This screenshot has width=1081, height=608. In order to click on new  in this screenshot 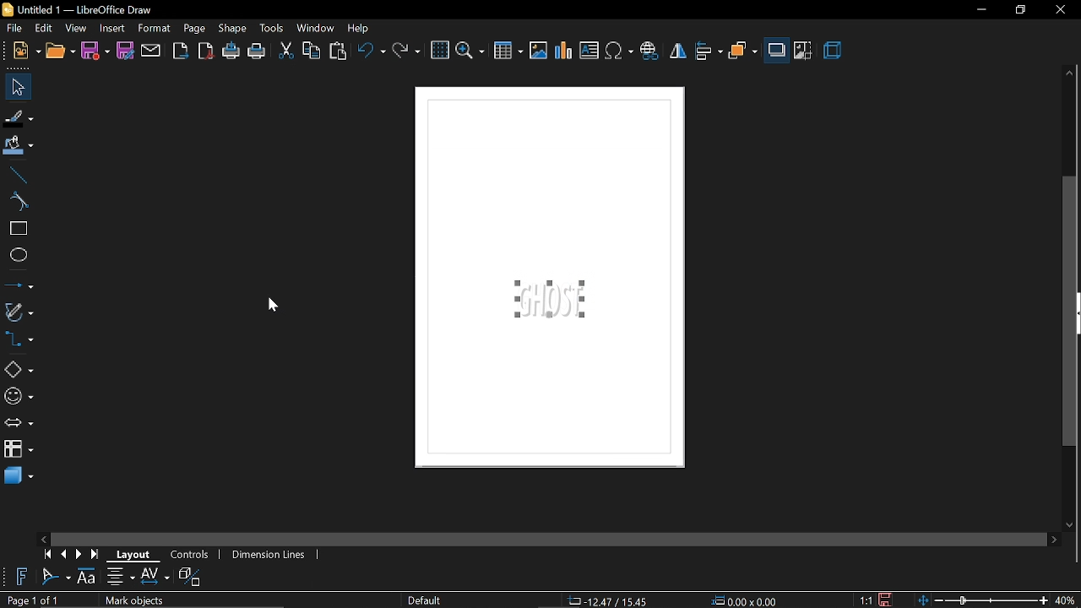, I will do `click(25, 50)`.